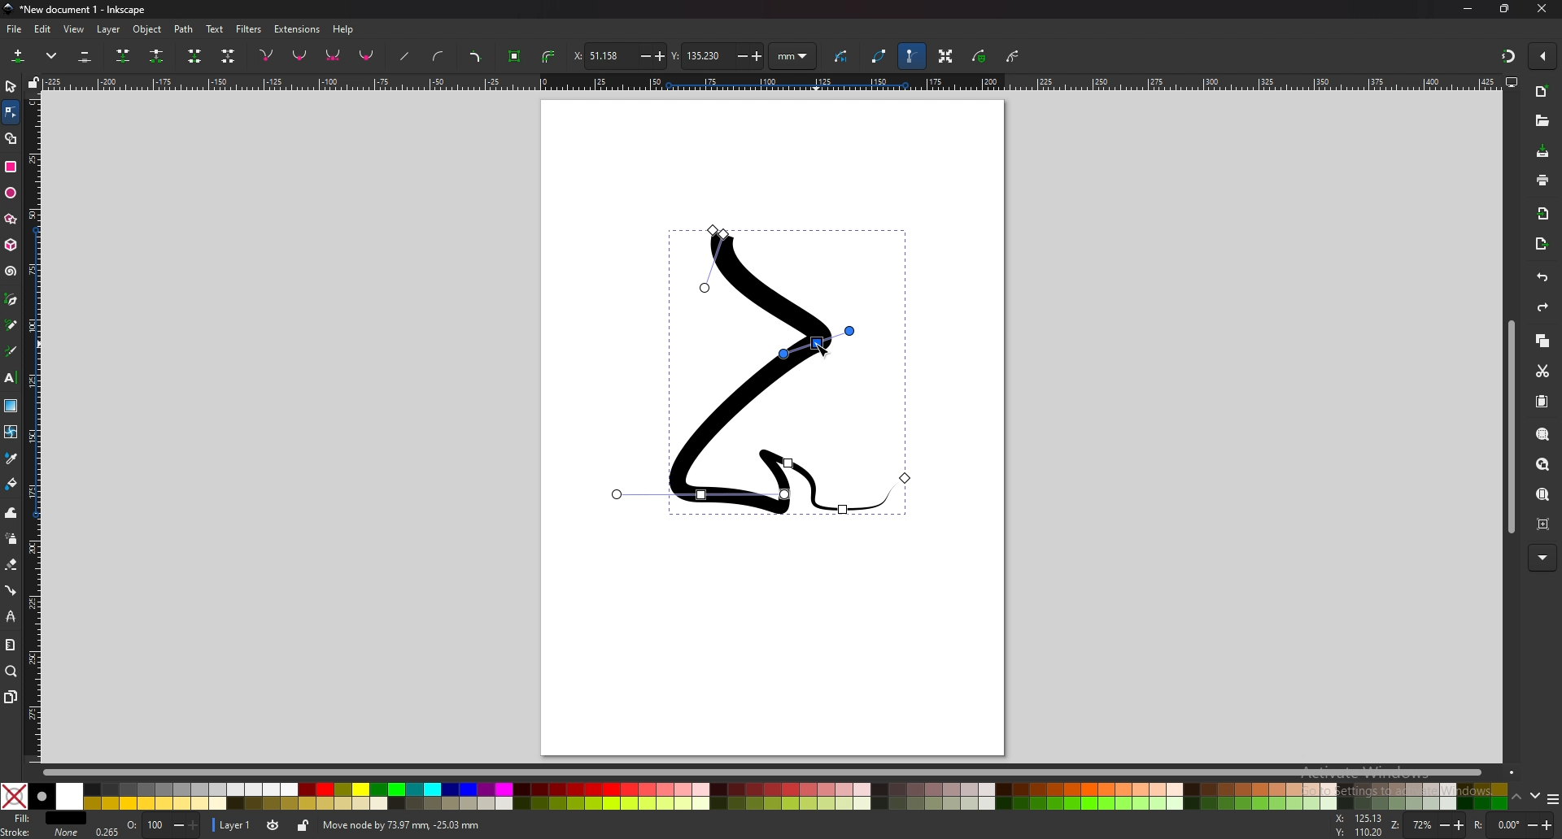 The image size is (1562, 839). I want to click on path, so click(185, 28).